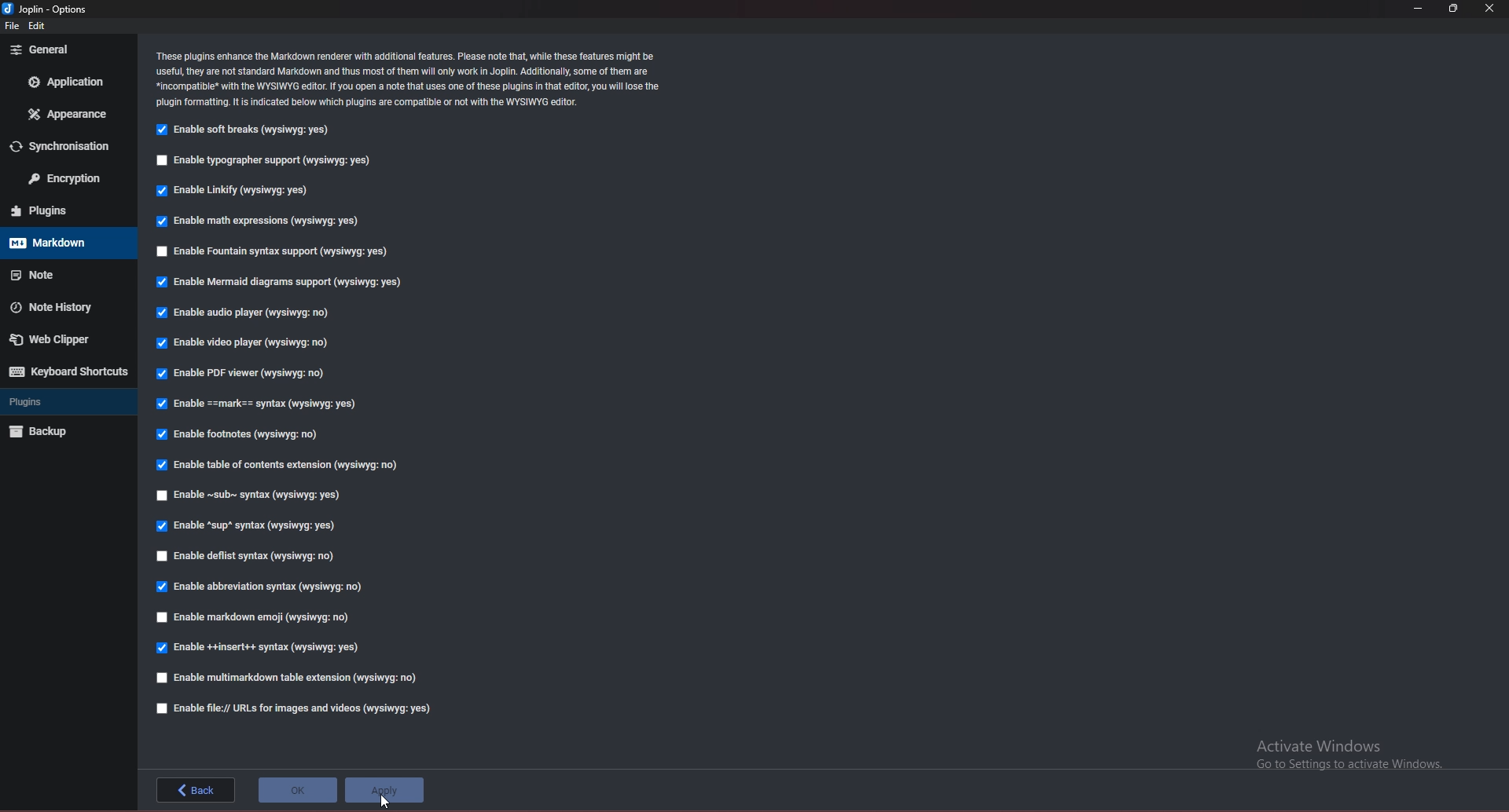  What do you see at coordinates (384, 790) in the screenshot?
I see `apply` at bounding box center [384, 790].